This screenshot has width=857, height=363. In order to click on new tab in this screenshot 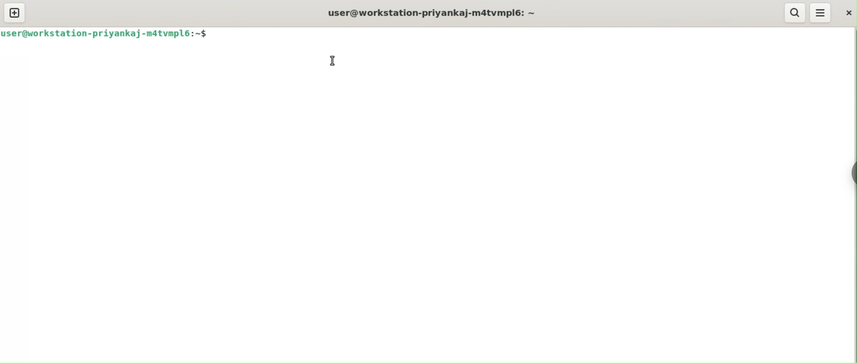, I will do `click(14, 13)`.